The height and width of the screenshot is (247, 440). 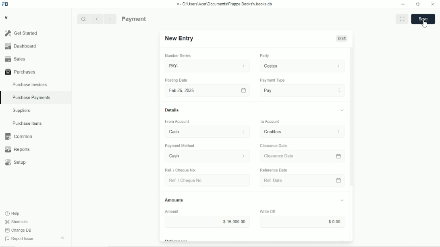 What do you see at coordinates (225, 4) in the screenshot?
I see `v= C Wsers\Acen\Documents\Frappe Books\v books db` at bounding box center [225, 4].